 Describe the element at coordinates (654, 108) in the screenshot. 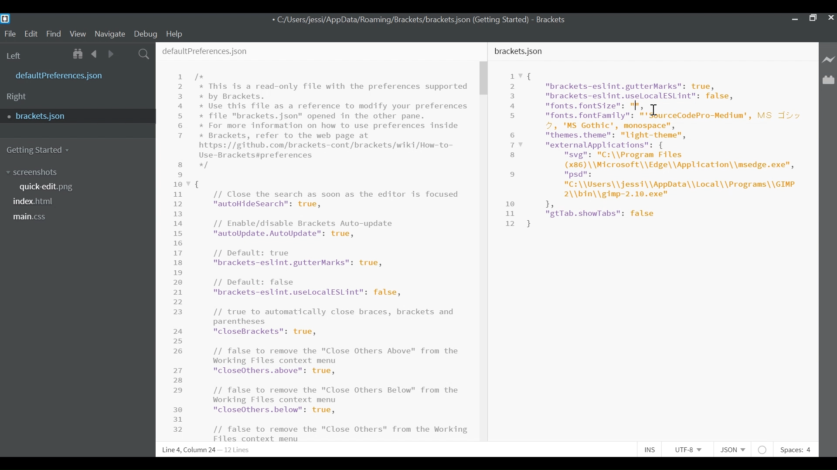

I see `cursor` at that location.